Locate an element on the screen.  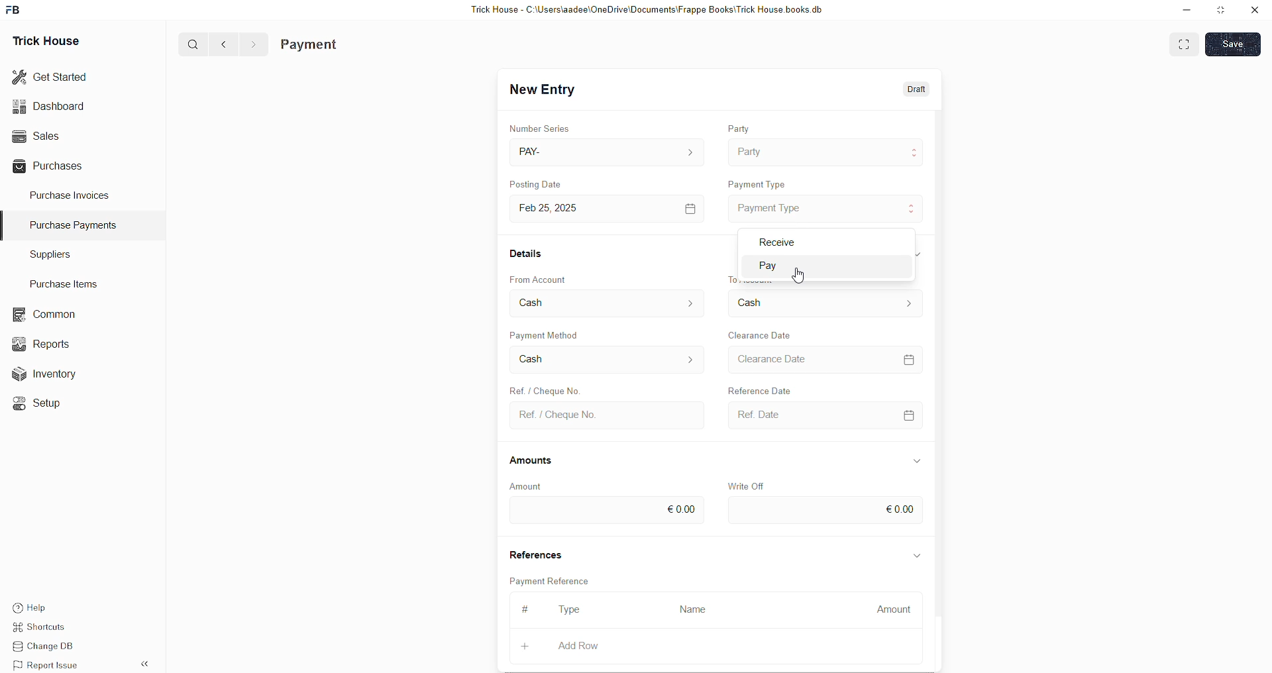
[=] is located at coordinates (691, 208).